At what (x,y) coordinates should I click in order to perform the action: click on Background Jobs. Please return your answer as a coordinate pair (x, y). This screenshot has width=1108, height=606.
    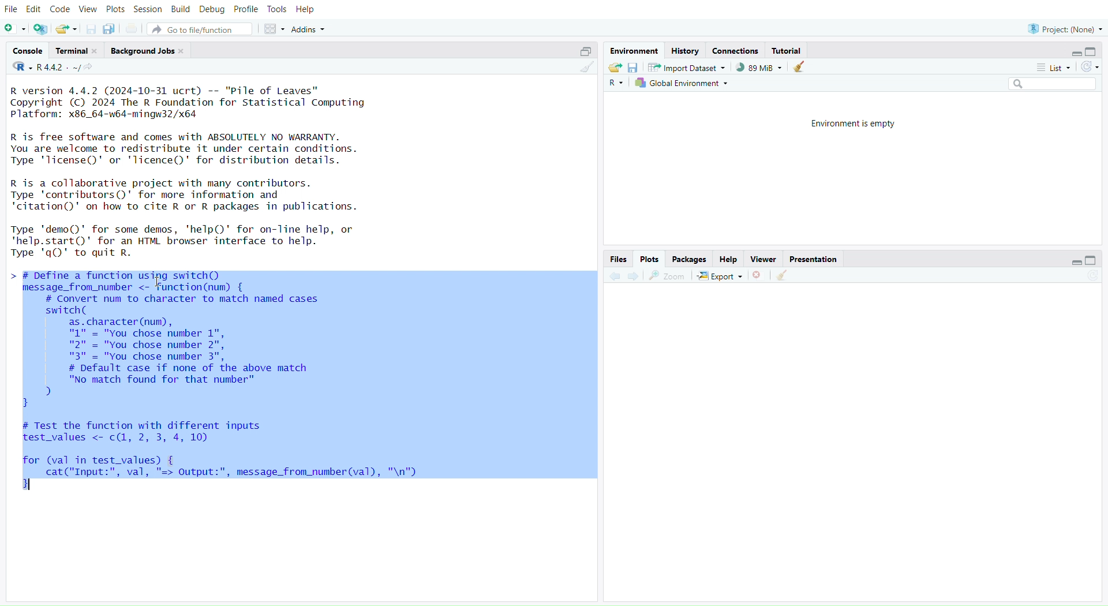
    Looking at the image, I should click on (148, 48).